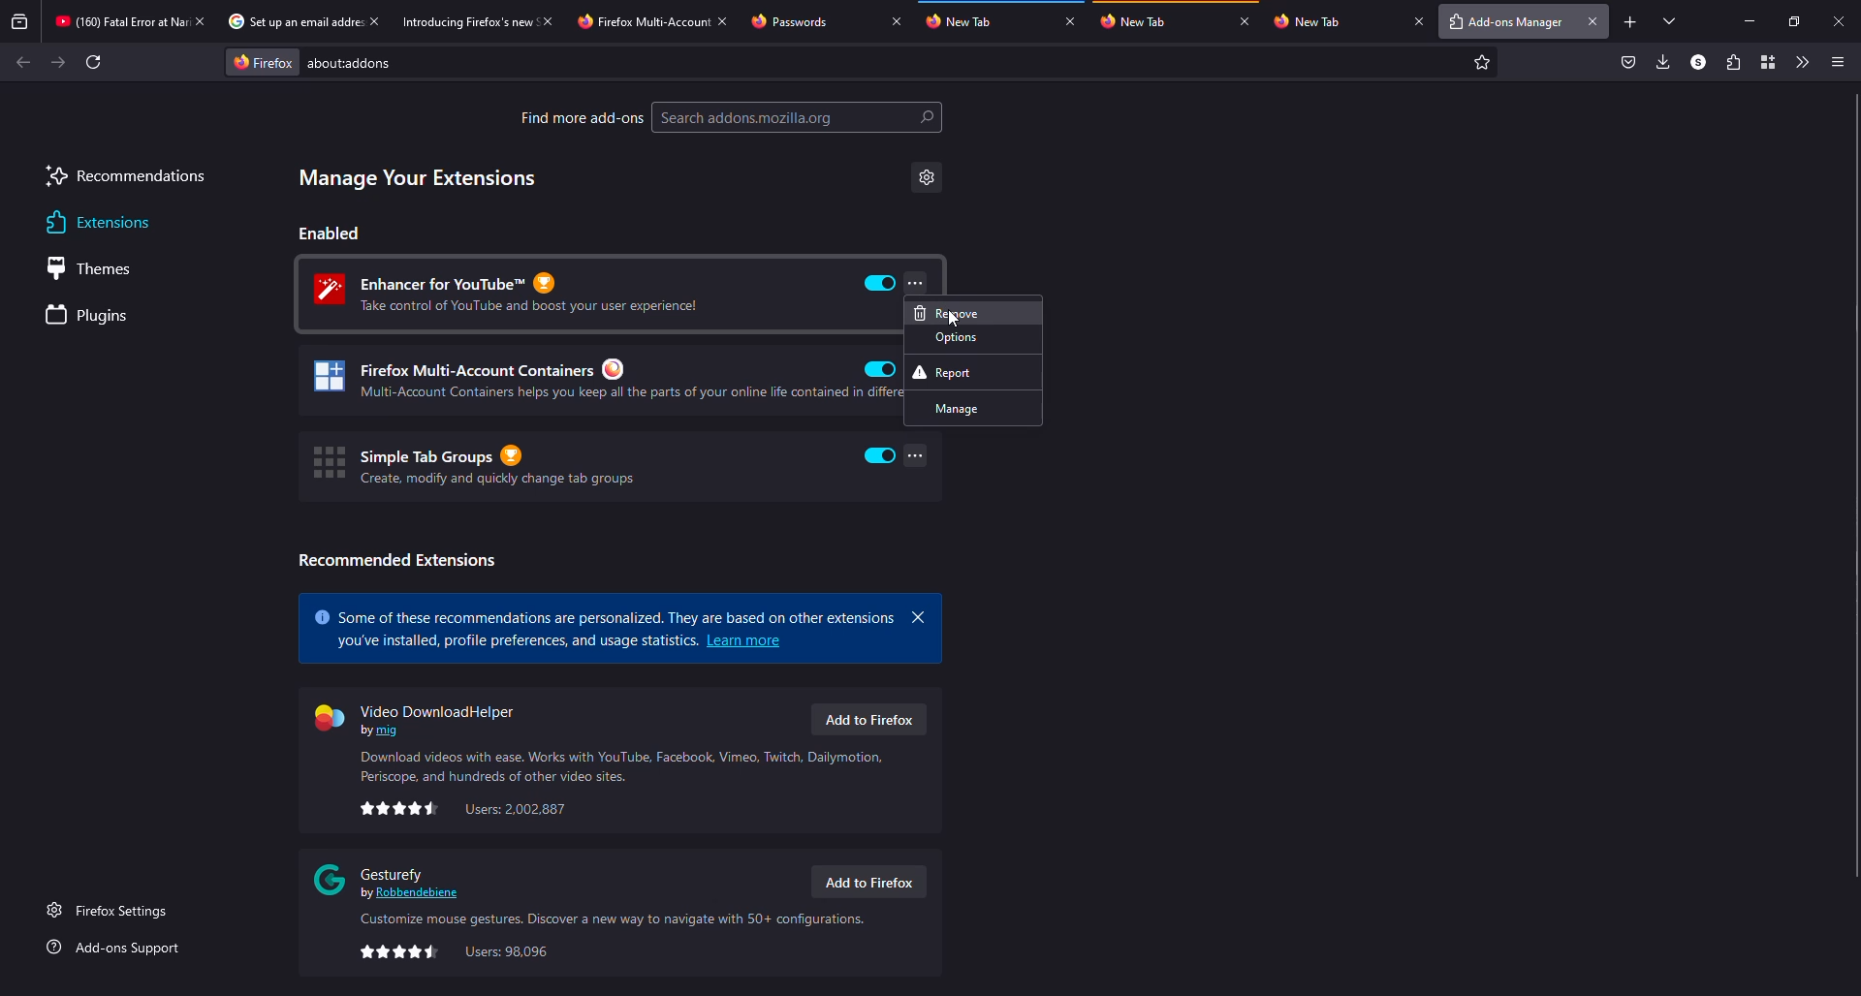  I want to click on Close, so click(199, 21).